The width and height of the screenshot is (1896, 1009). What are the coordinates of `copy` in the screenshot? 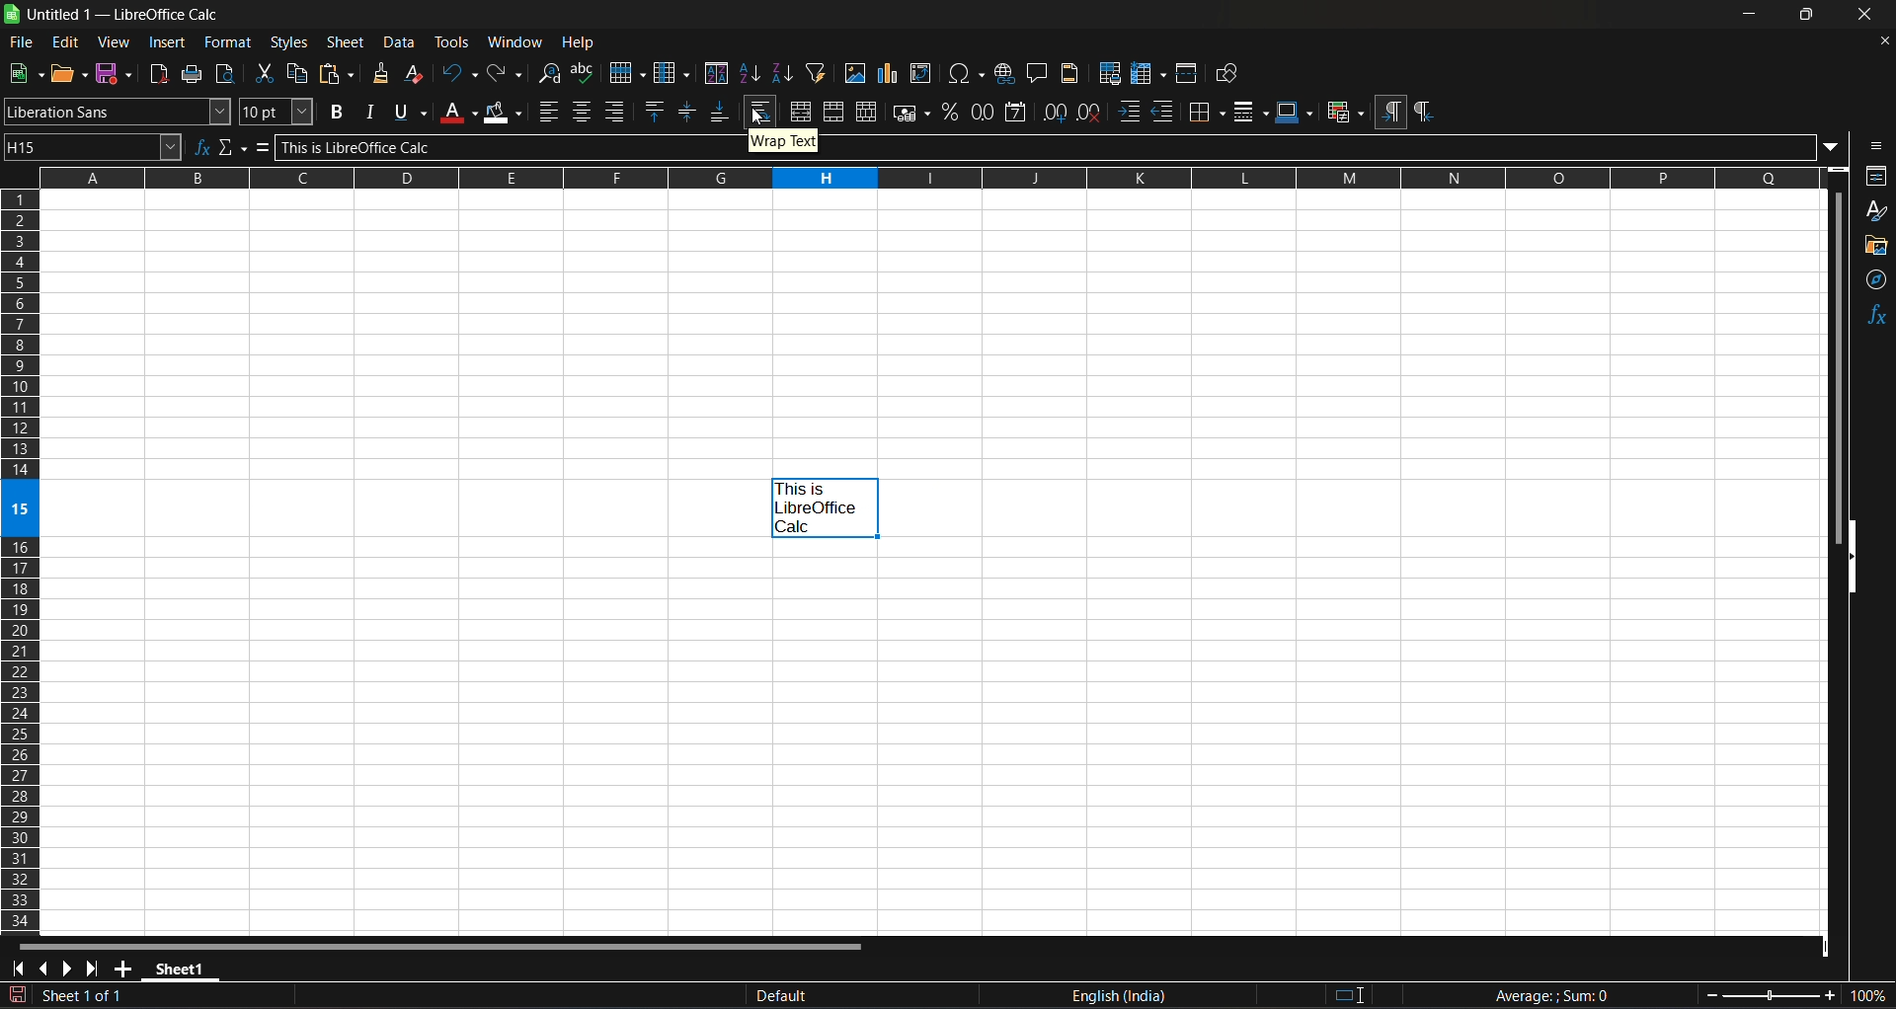 It's located at (300, 72).